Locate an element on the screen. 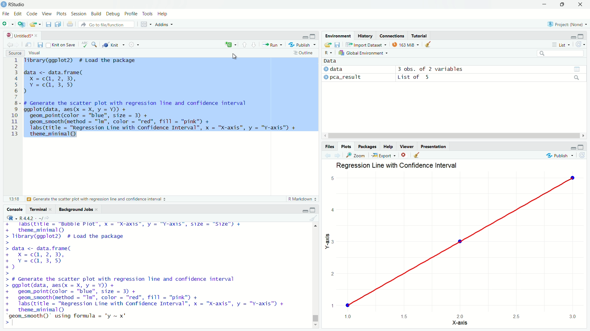  Show in new window is located at coordinates (28, 44).